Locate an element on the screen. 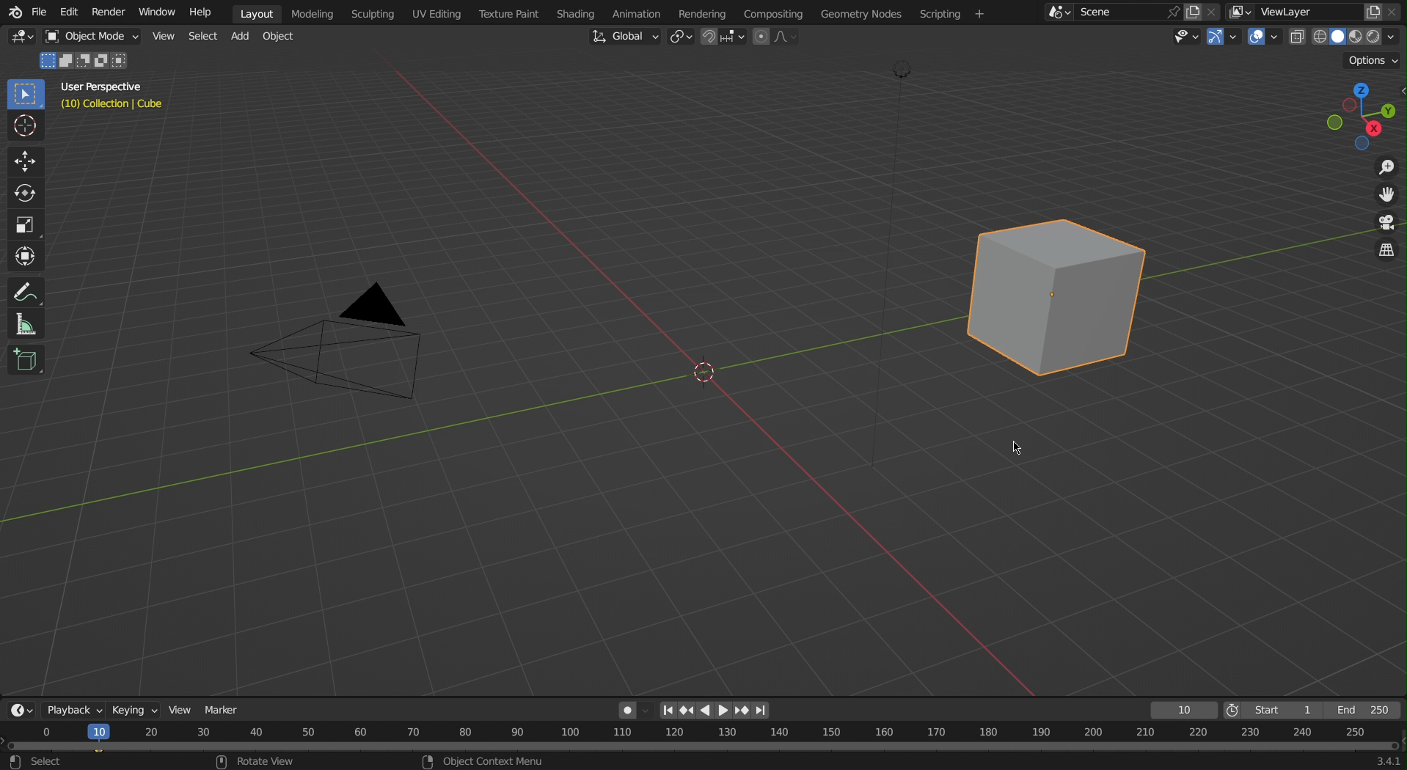  Show Overlays is located at coordinates (1265, 37).